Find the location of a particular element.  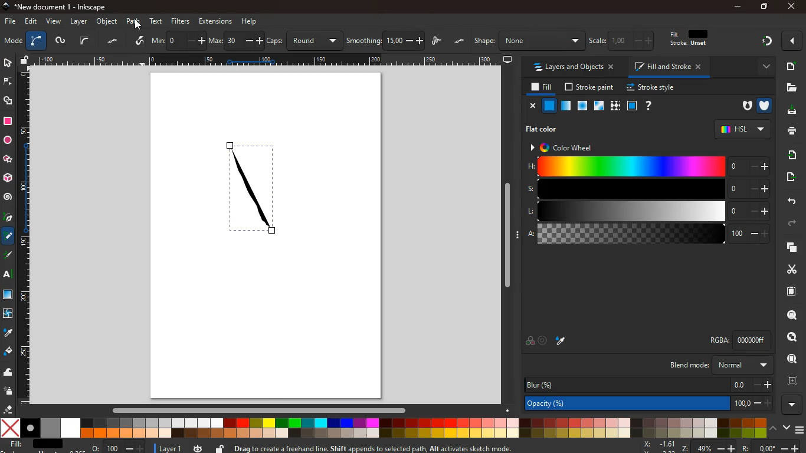

pick is located at coordinates (7, 218).